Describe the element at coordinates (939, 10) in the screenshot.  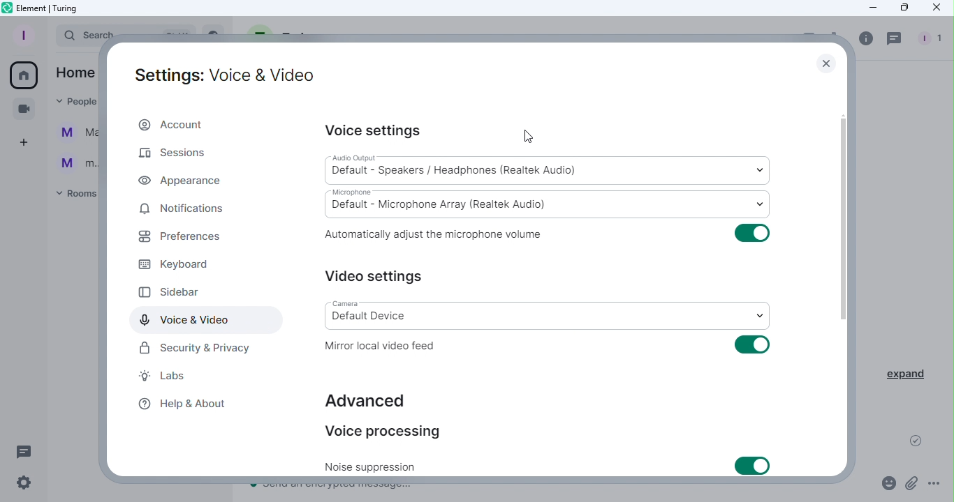
I see `Close` at that location.